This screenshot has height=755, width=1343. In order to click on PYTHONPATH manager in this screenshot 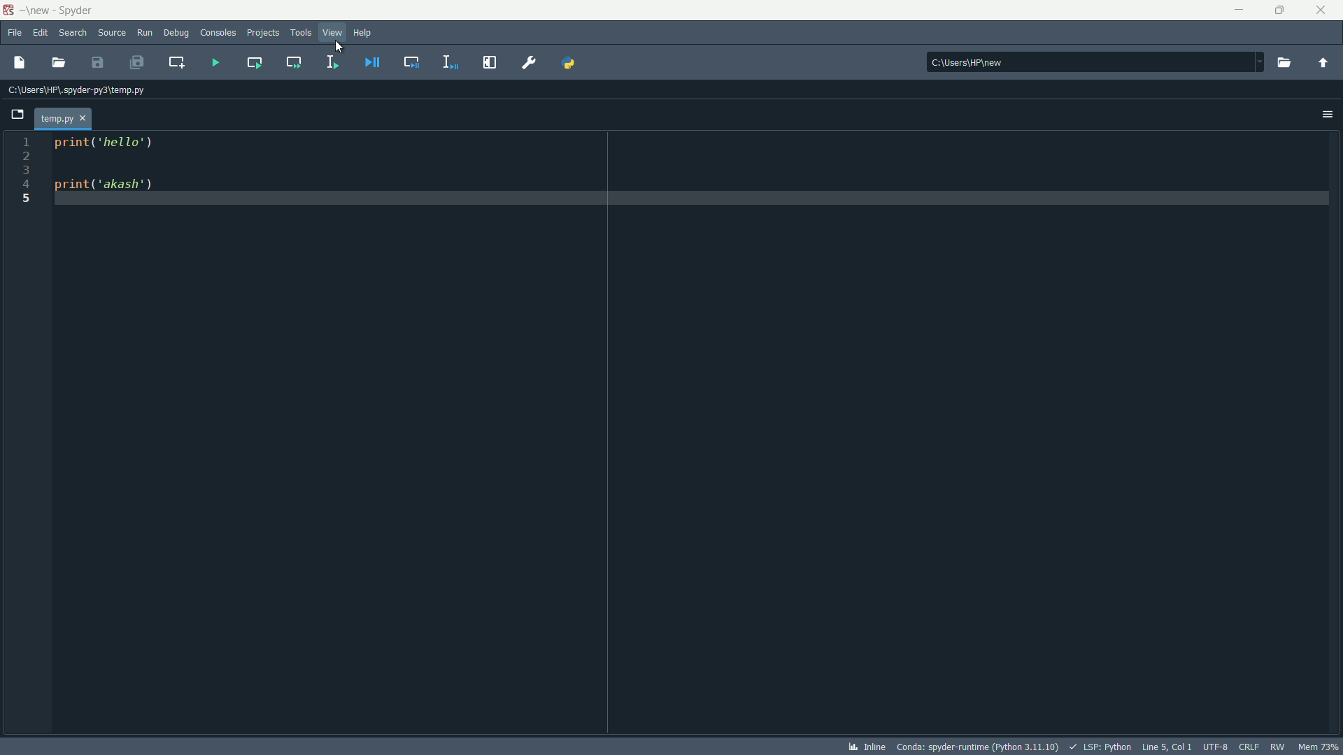, I will do `click(568, 64)`.